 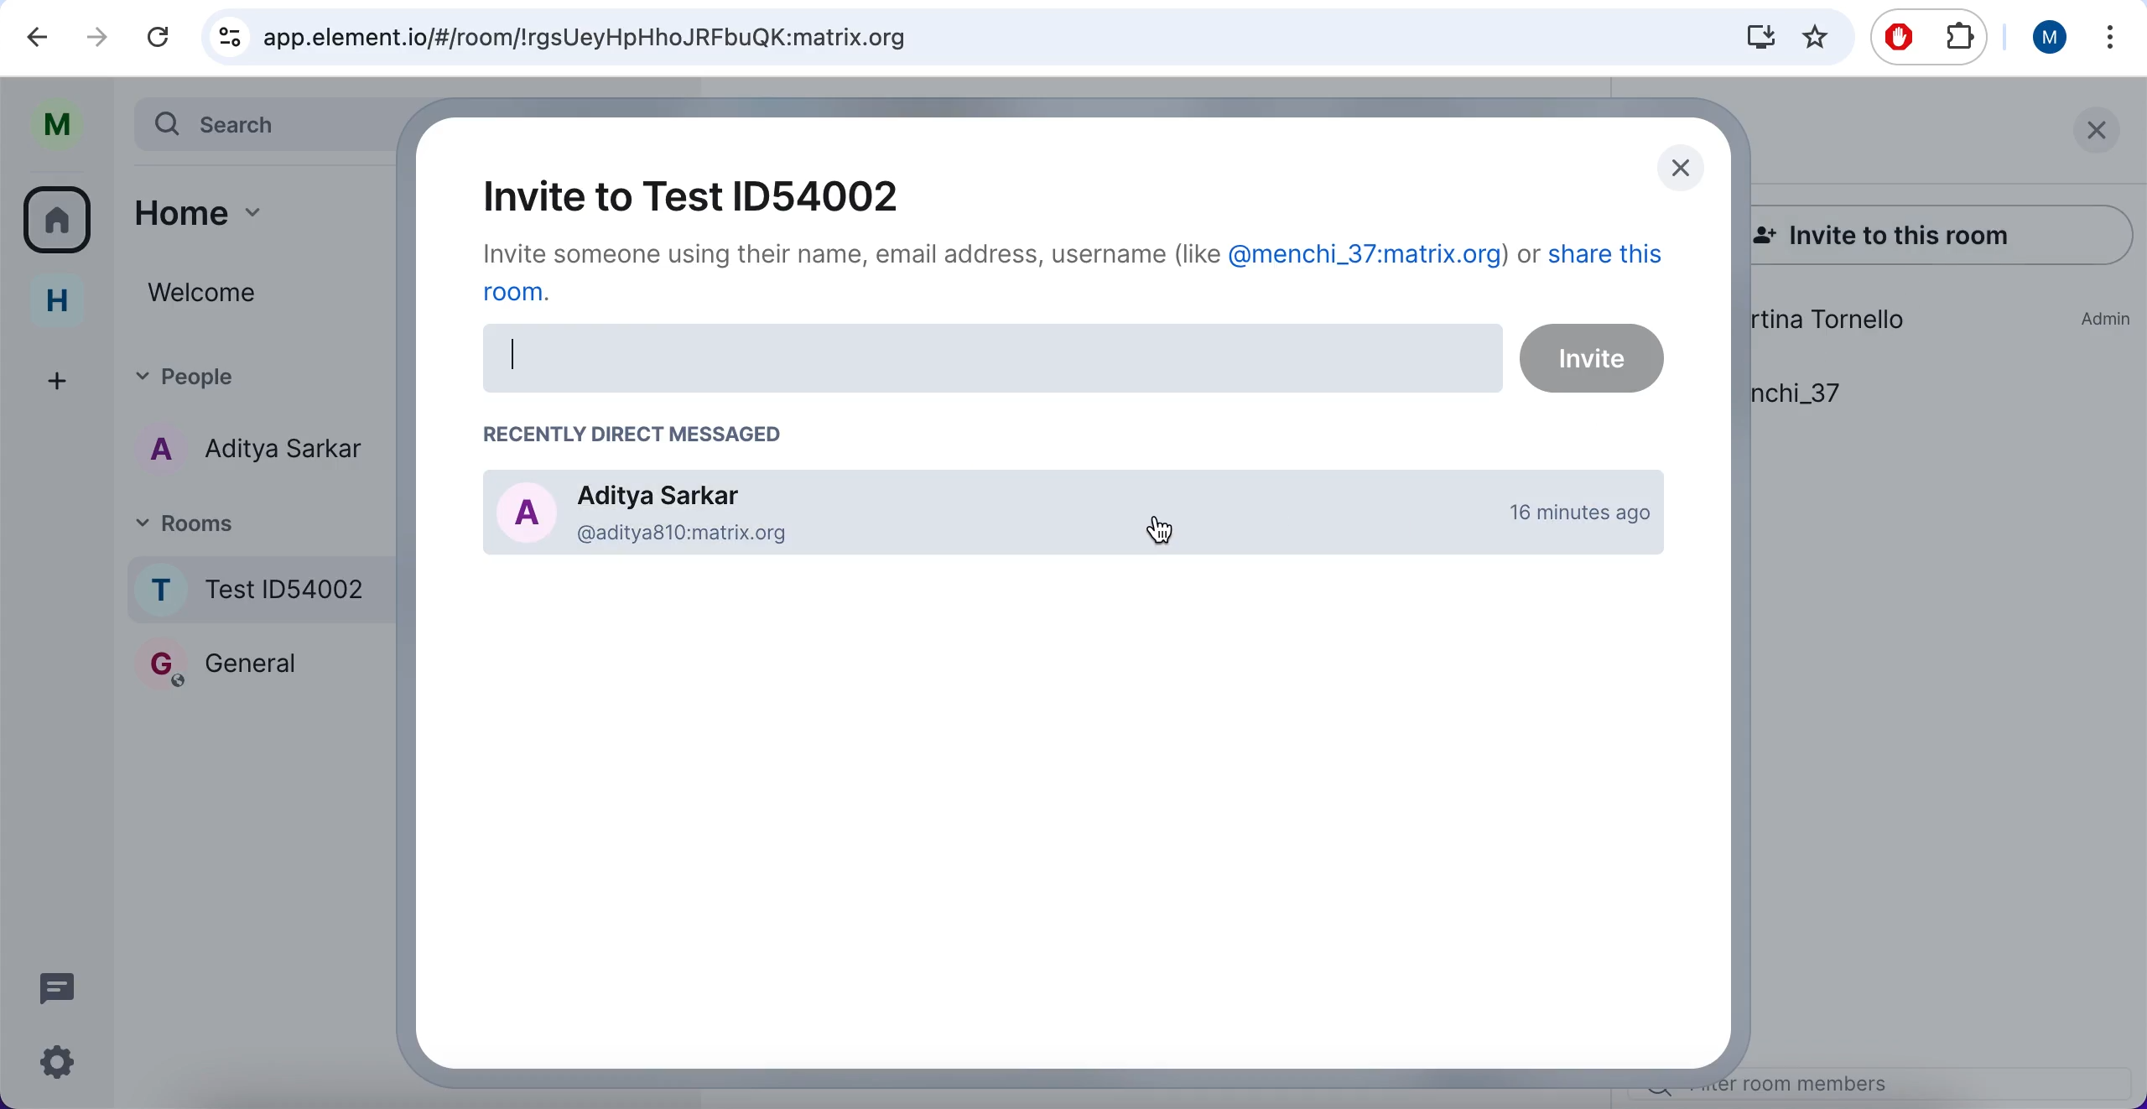 I want to click on add, so click(x=54, y=377).